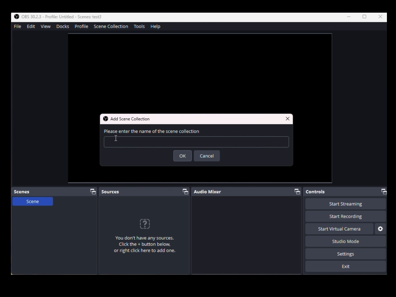  Describe the element at coordinates (207, 156) in the screenshot. I see `Cancel` at that location.